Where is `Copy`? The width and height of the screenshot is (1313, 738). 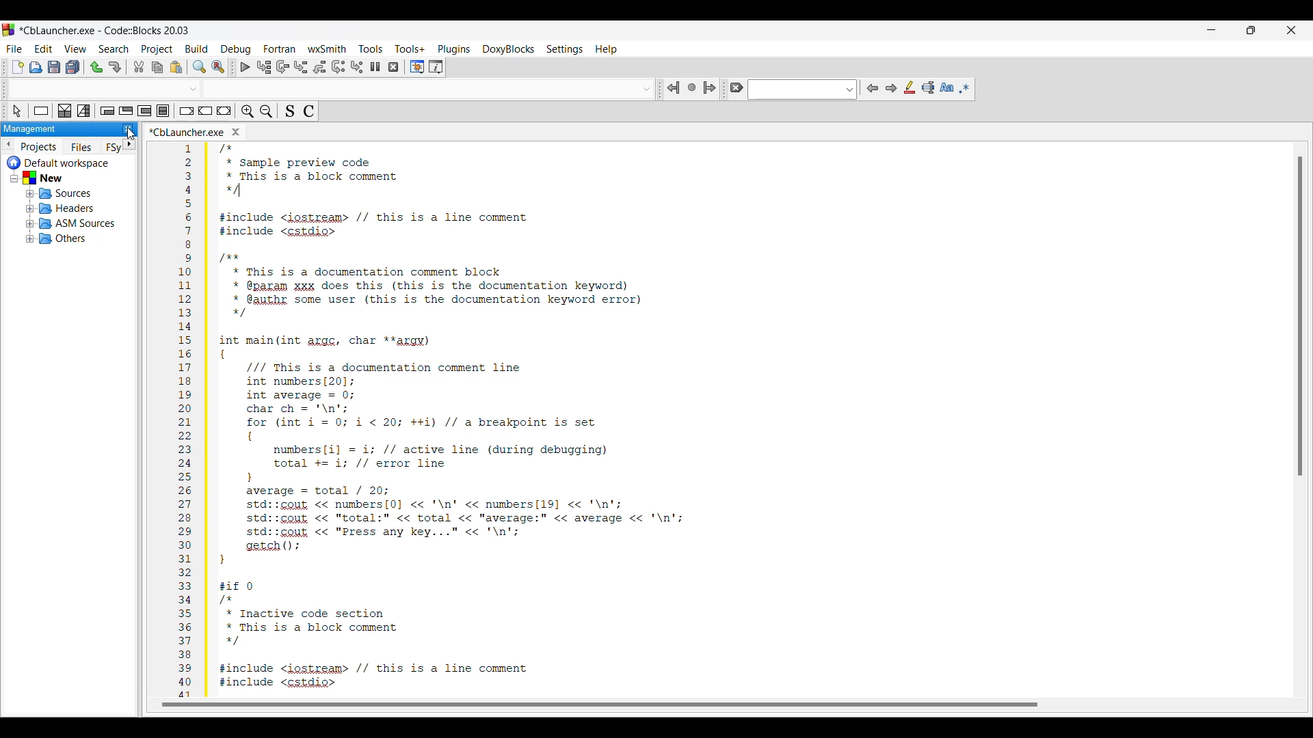 Copy is located at coordinates (157, 67).